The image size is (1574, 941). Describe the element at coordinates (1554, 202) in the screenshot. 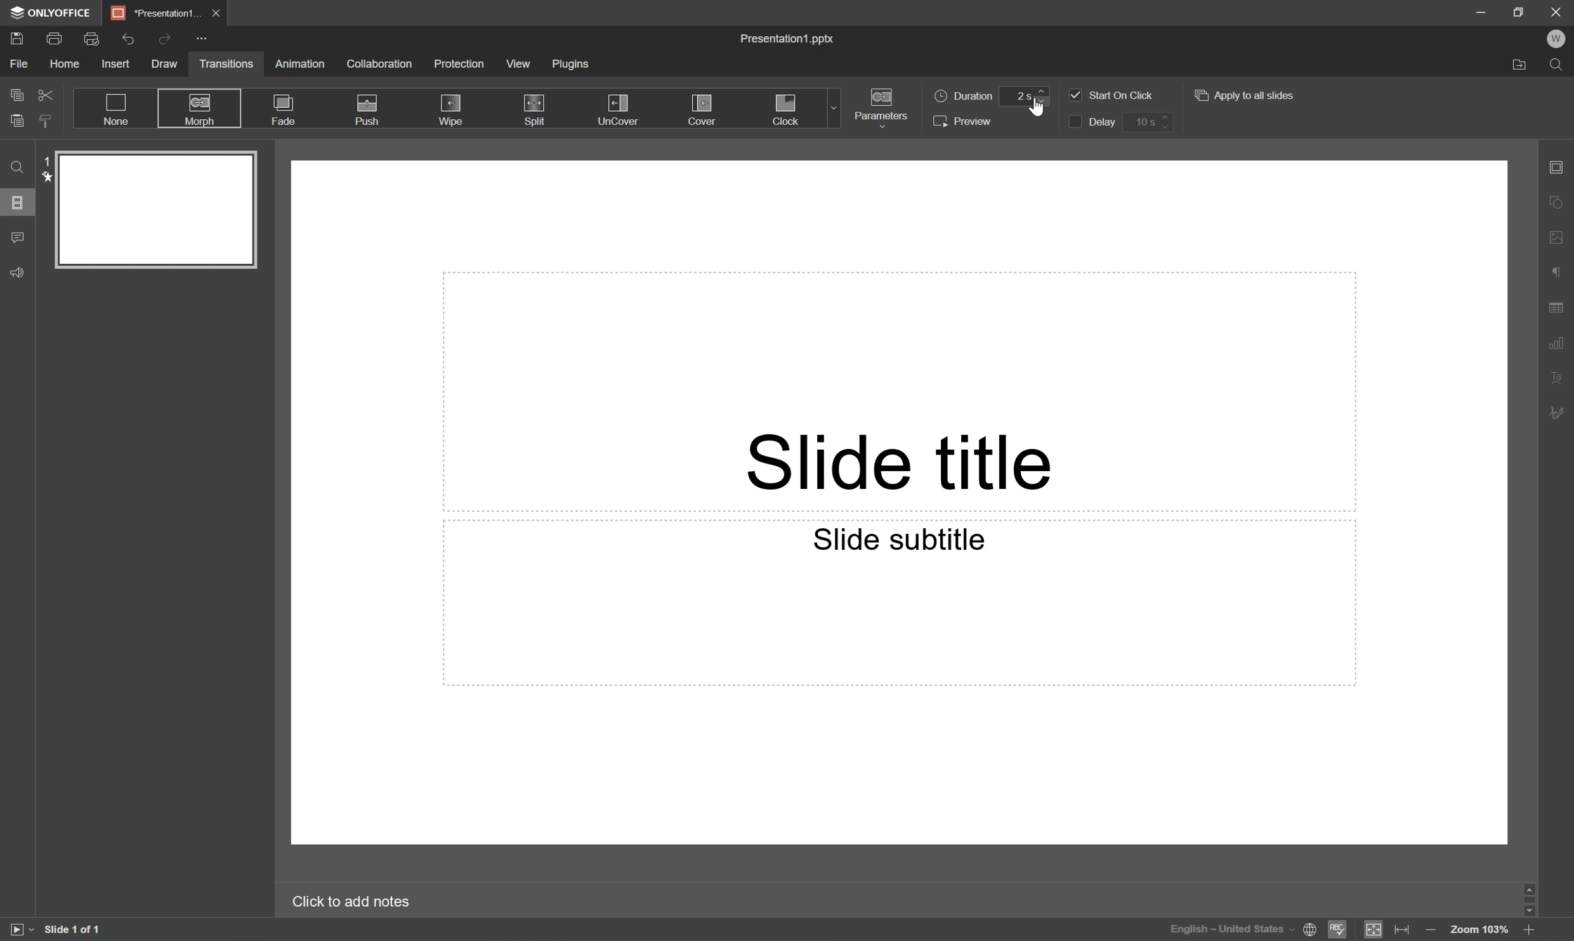

I see `Shape settings` at that location.